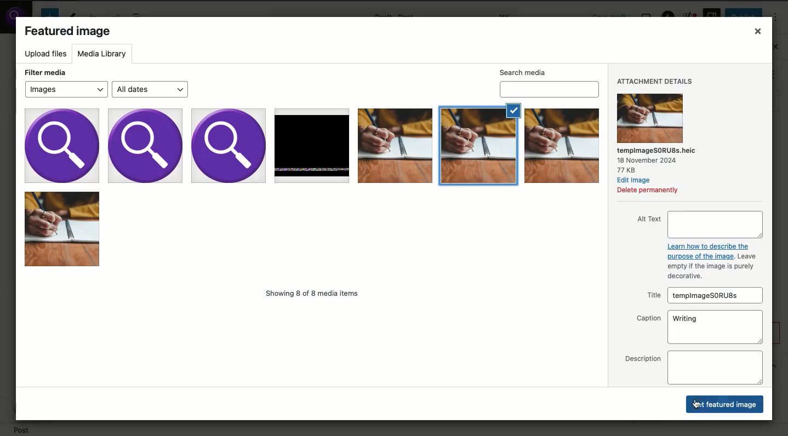 The height and width of the screenshot is (436, 788). What do you see at coordinates (626, 170) in the screenshot?
I see `size` at bounding box center [626, 170].